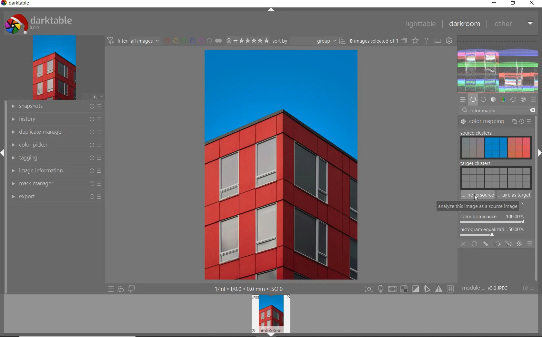 The height and width of the screenshot is (337, 542). I want to click on selected image range rating, so click(247, 40).